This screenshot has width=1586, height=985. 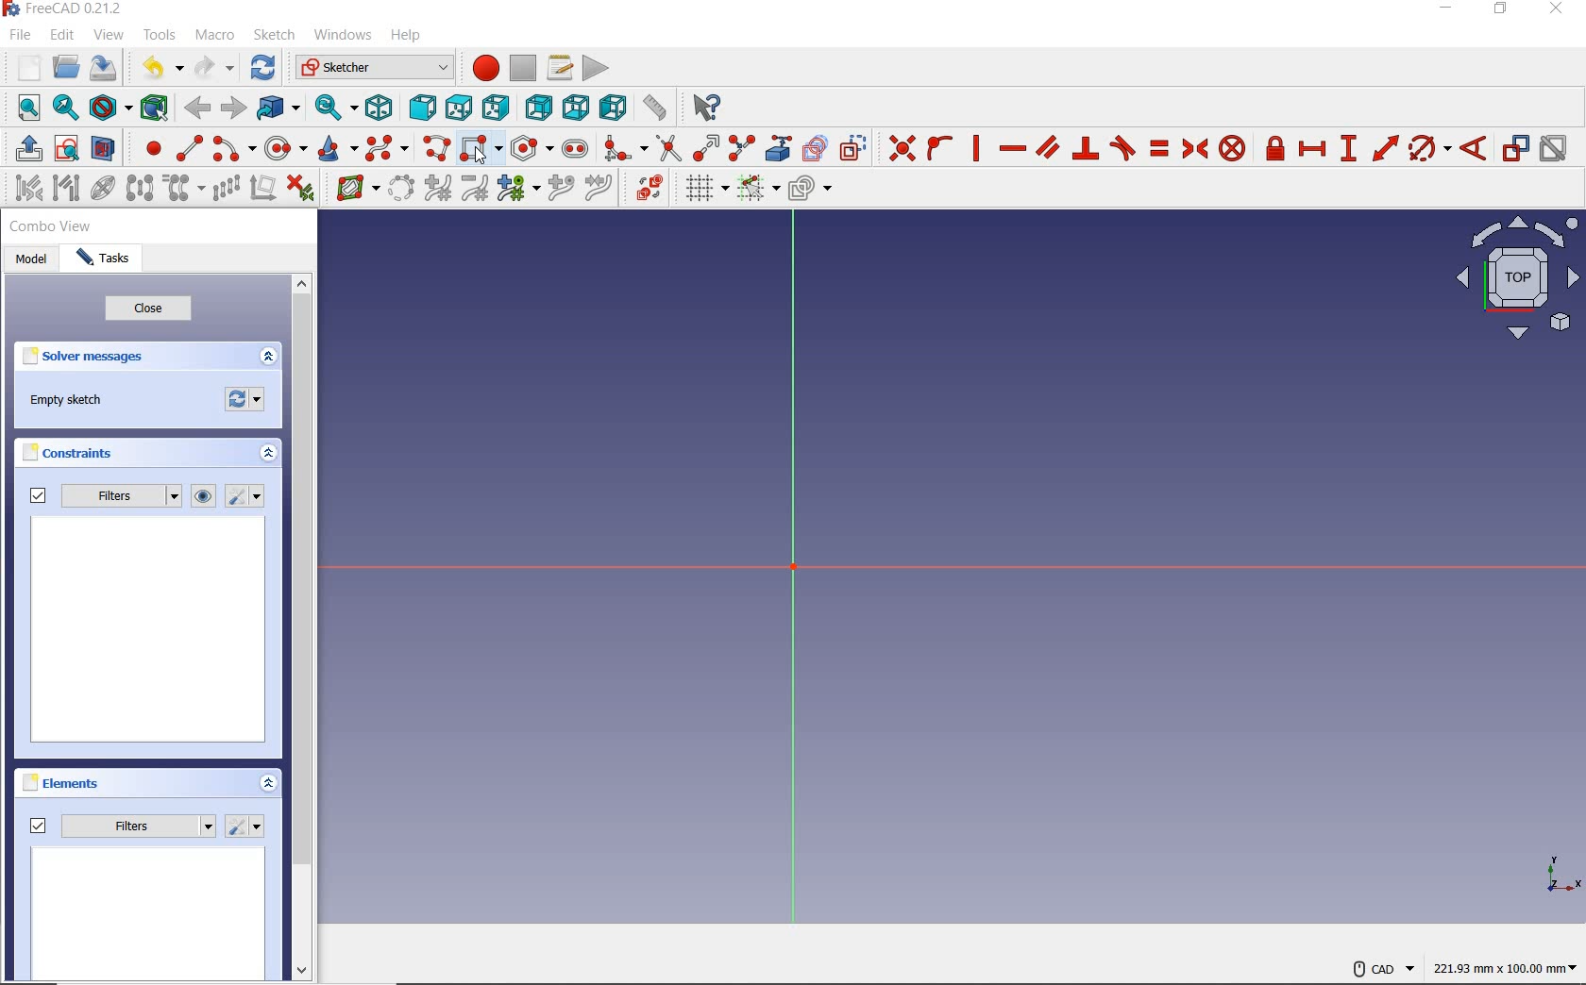 What do you see at coordinates (816, 148) in the screenshot?
I see `create carbon copy` at bounding box center [816, 148].